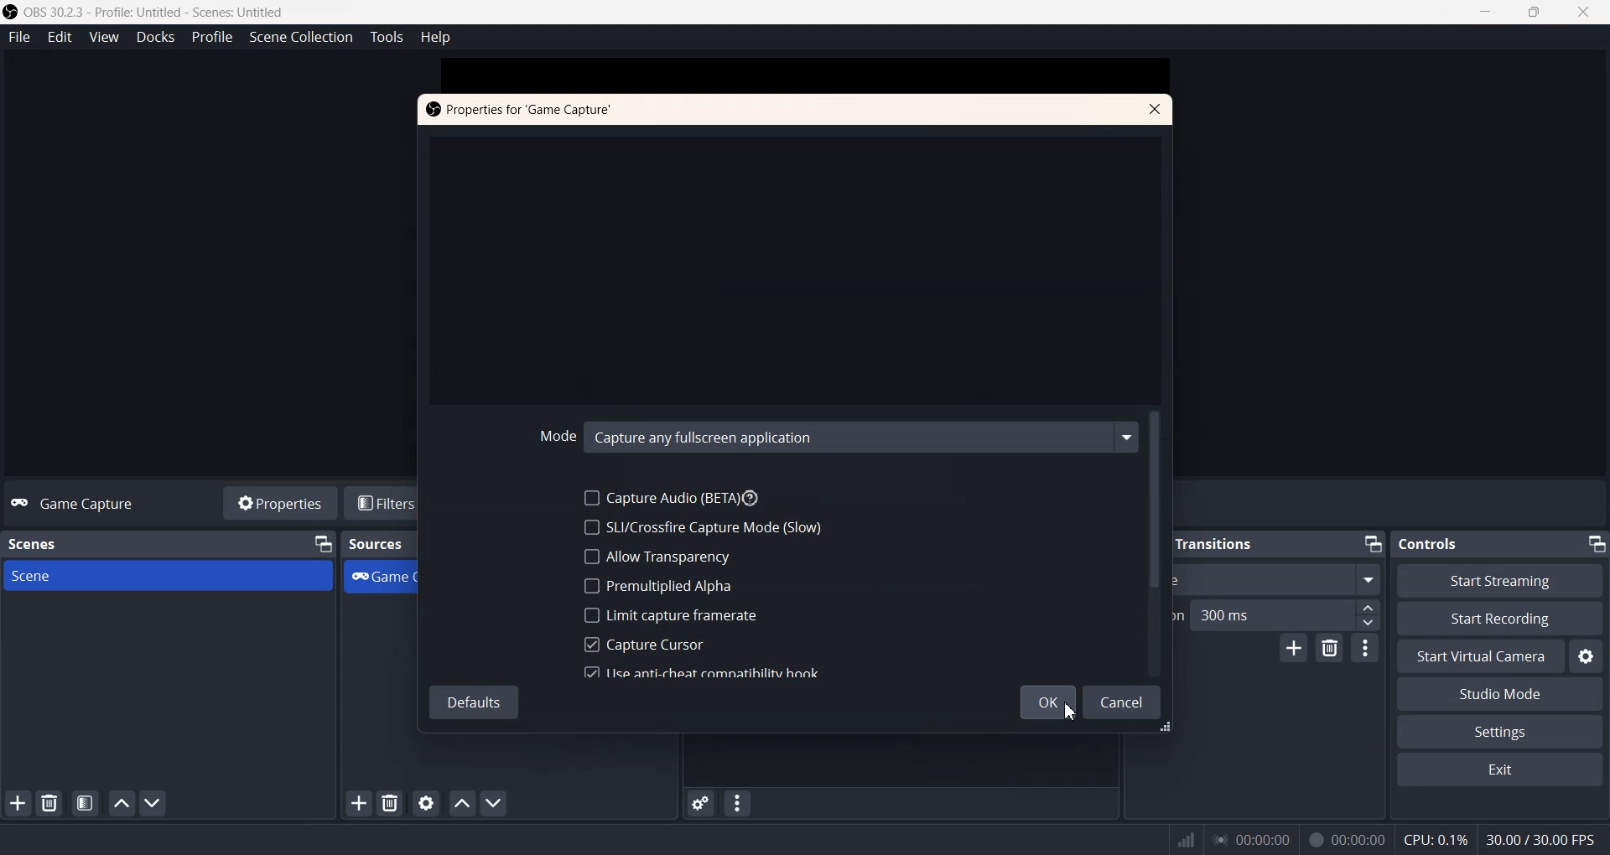  Describe the element at coordinates (436, 38) in the screenshot. I see `Help` at that location.